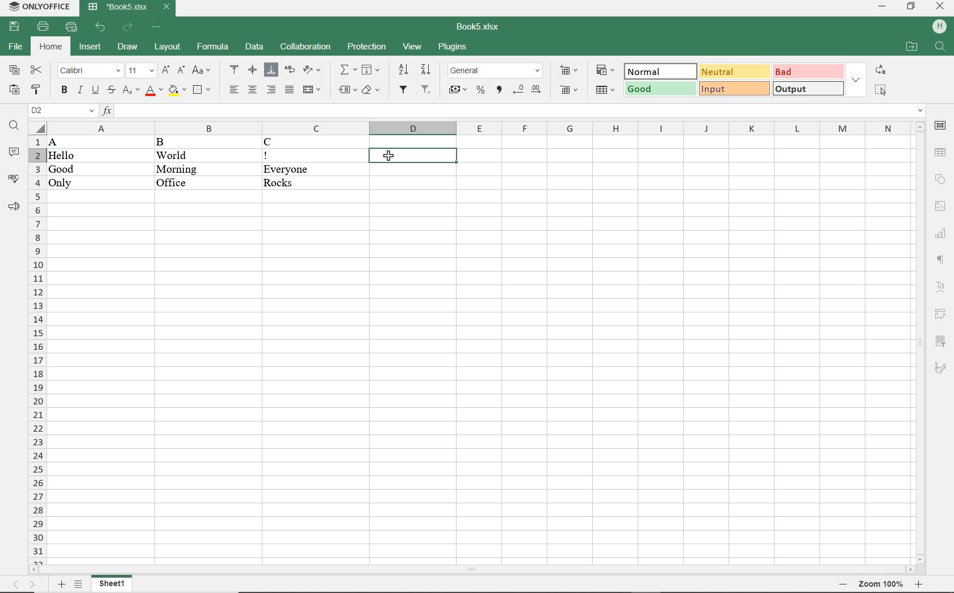  Describe the element at coordinates (272, 90) in the screenshot. I see `ALIGN RIGHT` at that location.